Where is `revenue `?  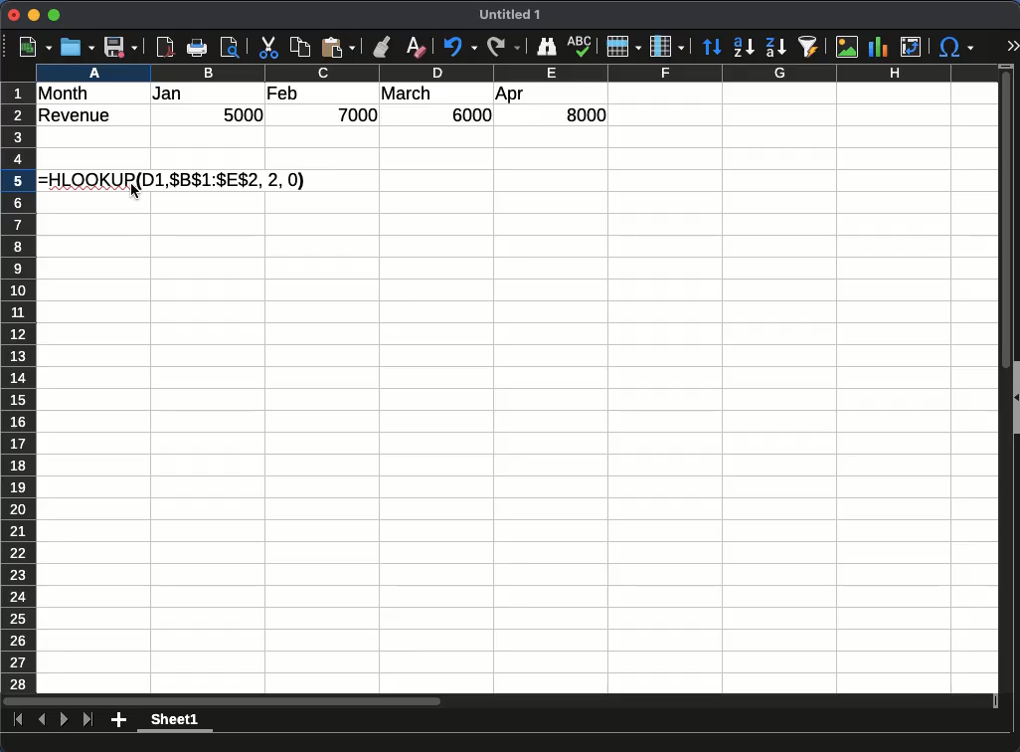 revenue  is located at coordinates (76, 115).